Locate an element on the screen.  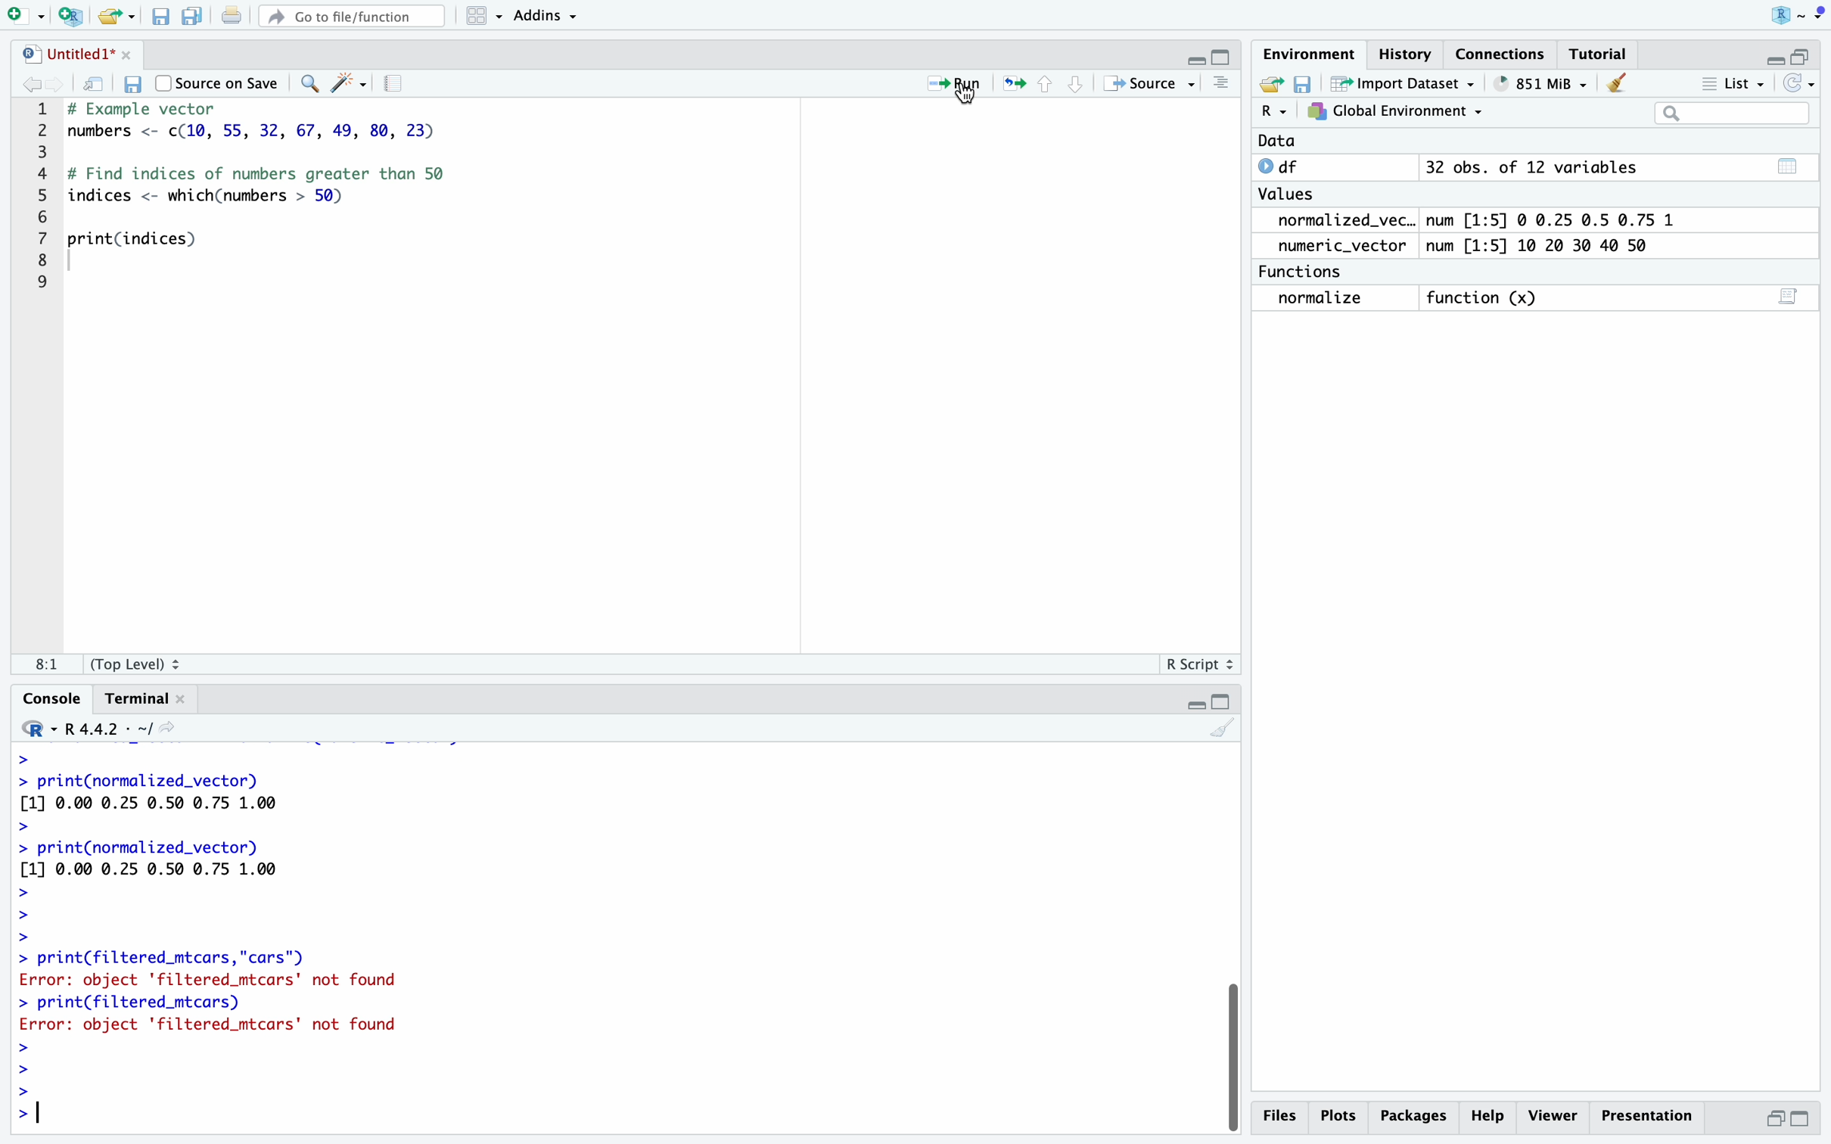
MAXIMISE is located at coordinates (1808, 51).